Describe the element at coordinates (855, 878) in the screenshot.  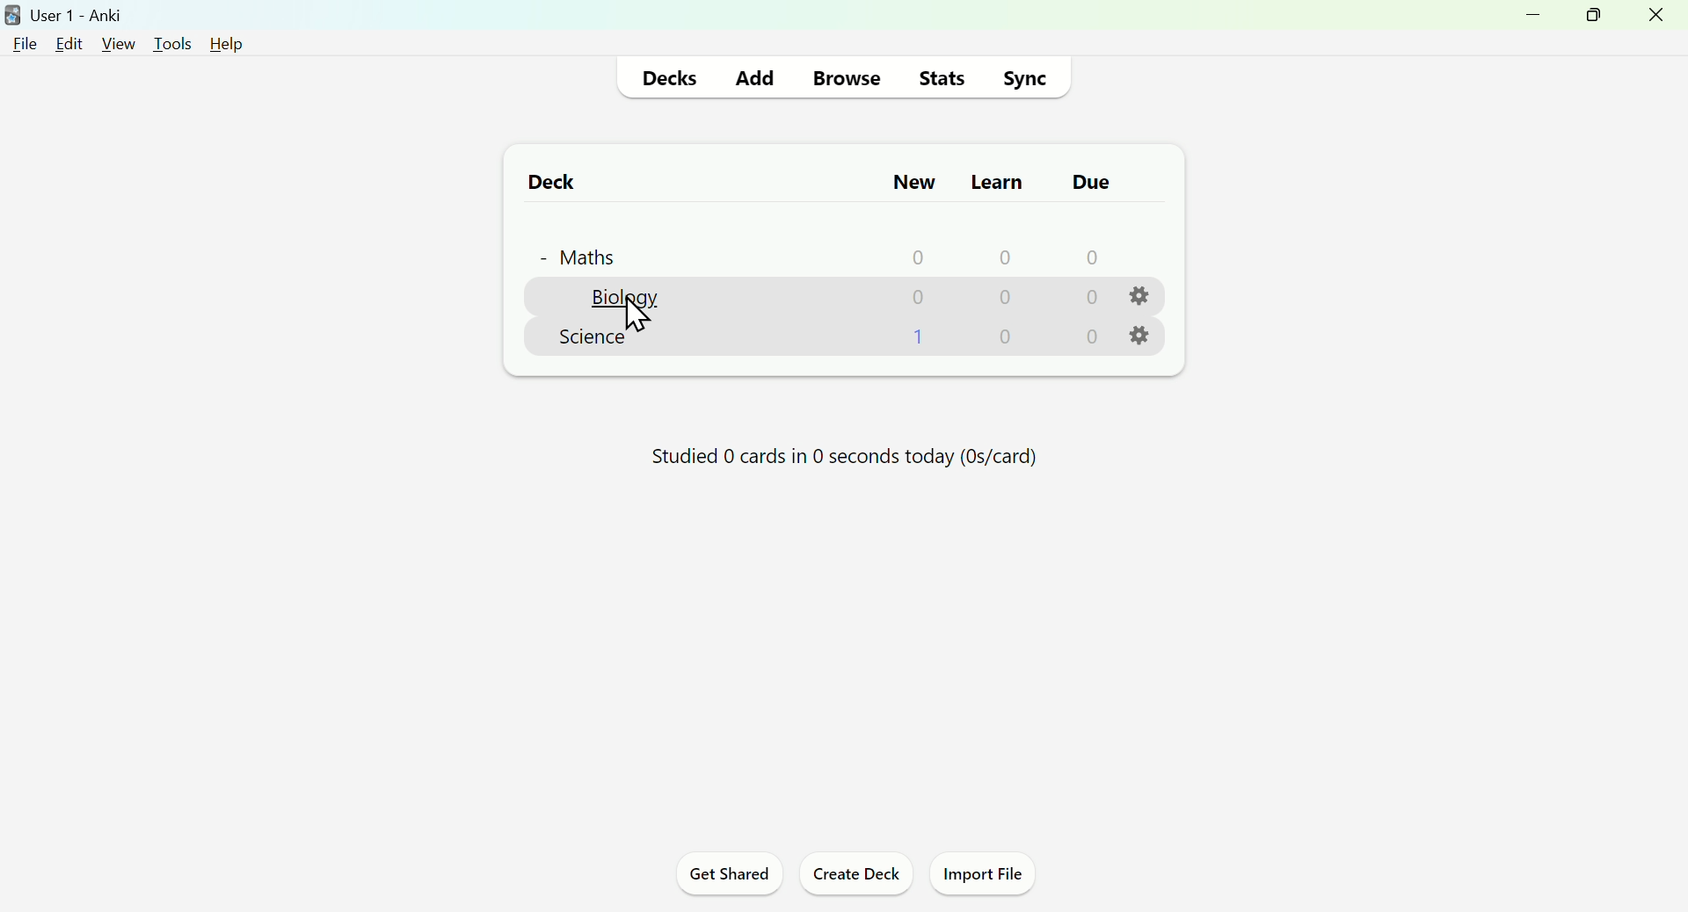
I see `Create Deck` at that location.